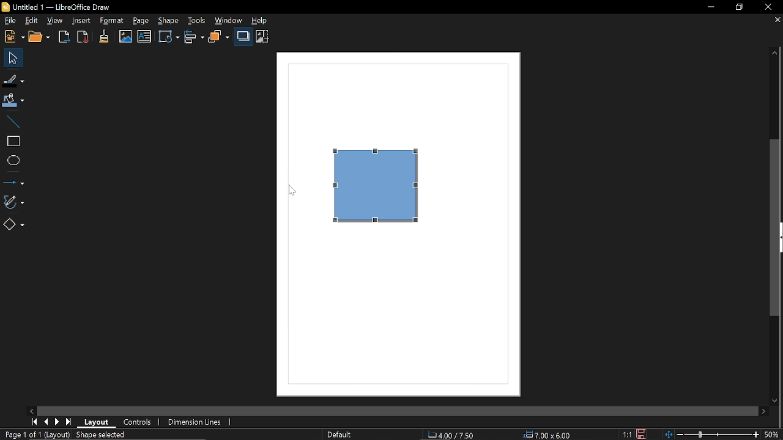 Image resolution: width=783 pixels, height=440 pixels. I want to click on Ellipse, so click(12, 160).